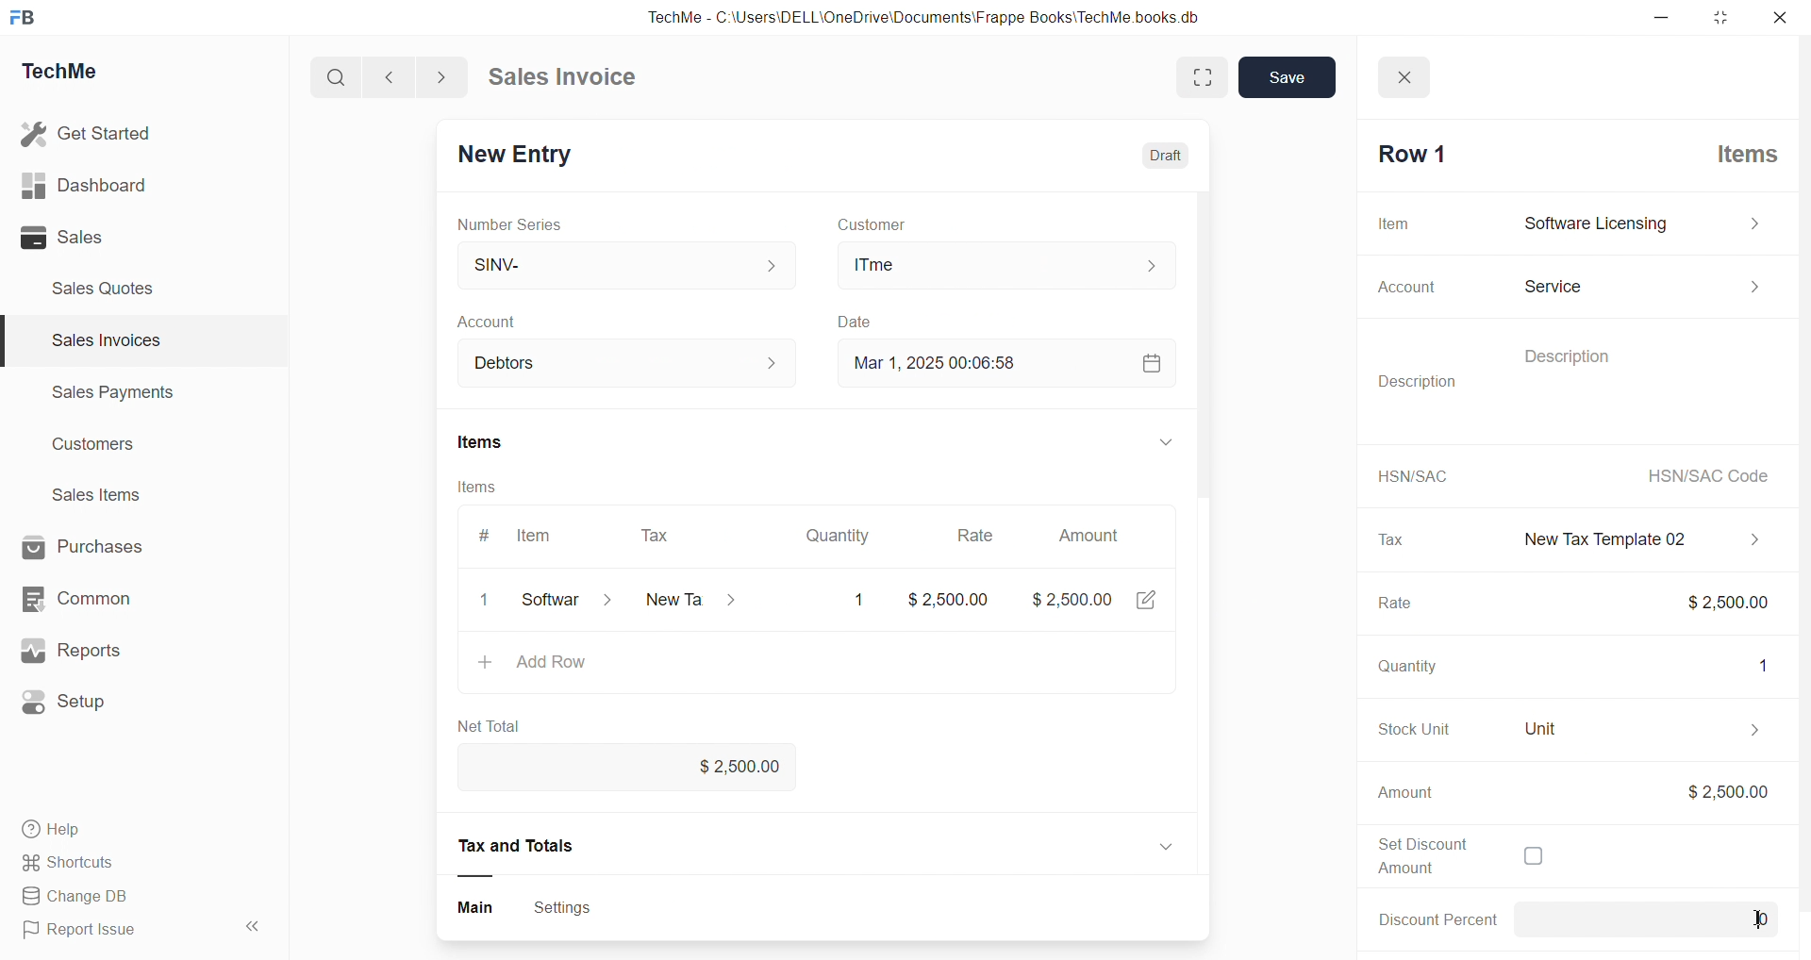  I want to click on  Shortcuts, so click(75, 864).